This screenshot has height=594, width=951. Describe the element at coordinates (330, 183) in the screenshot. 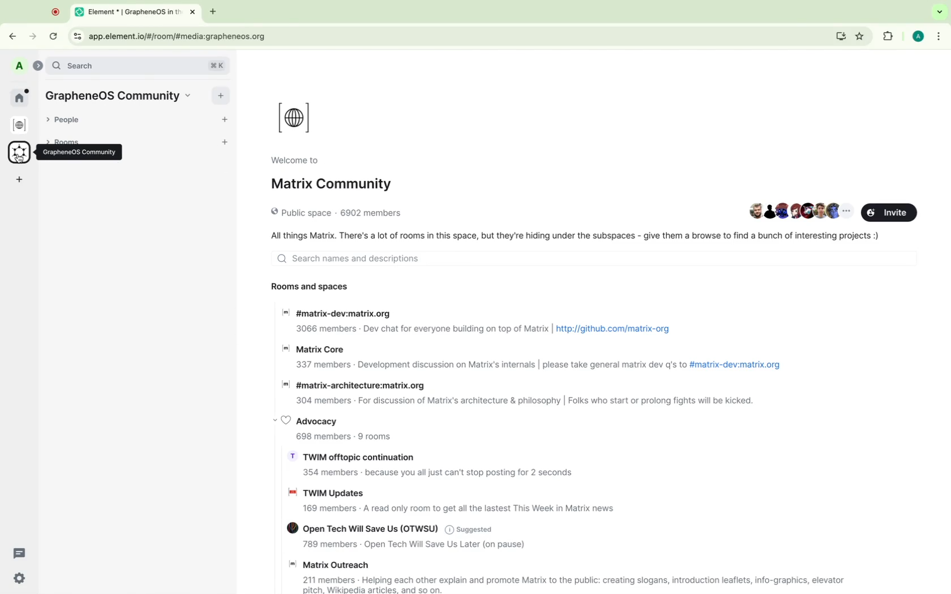

I see `matrix community` at that location.